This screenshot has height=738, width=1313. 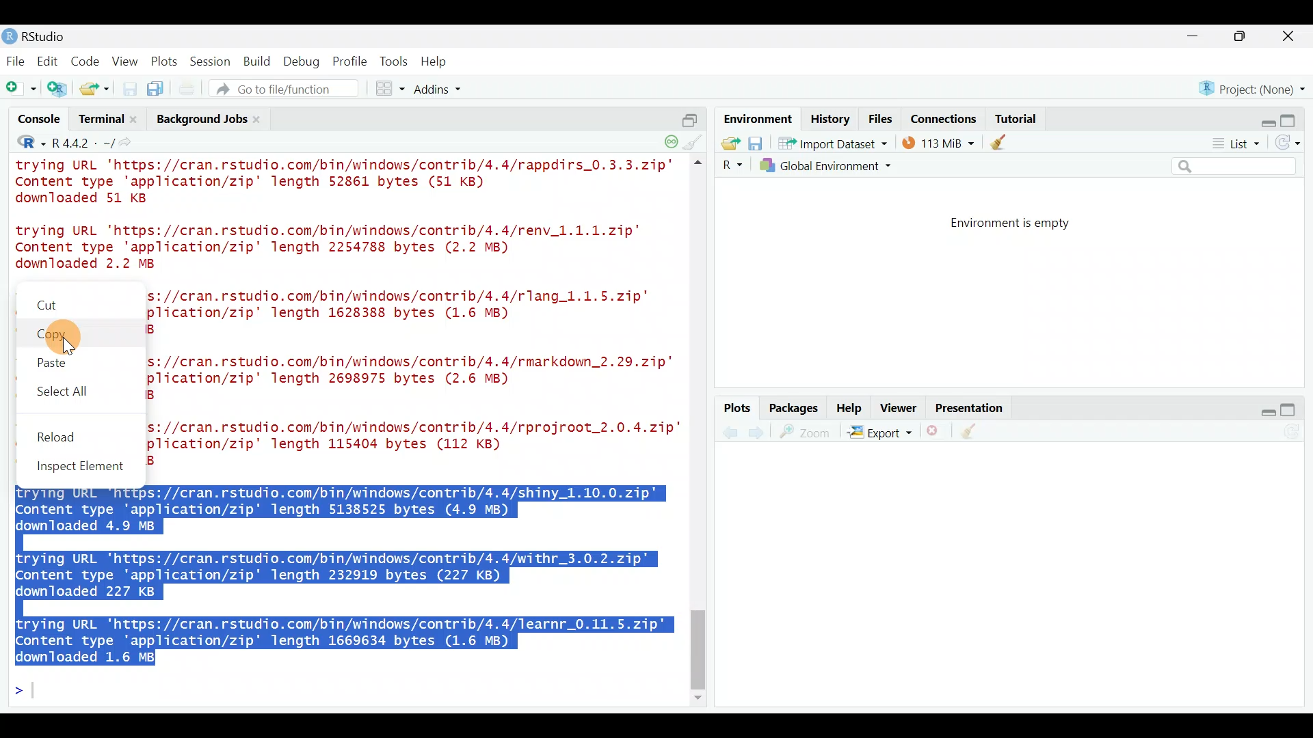 What do you see at coordinates (16, 61) in the screenshot?
I see `File` at bounding box center [16, 61].